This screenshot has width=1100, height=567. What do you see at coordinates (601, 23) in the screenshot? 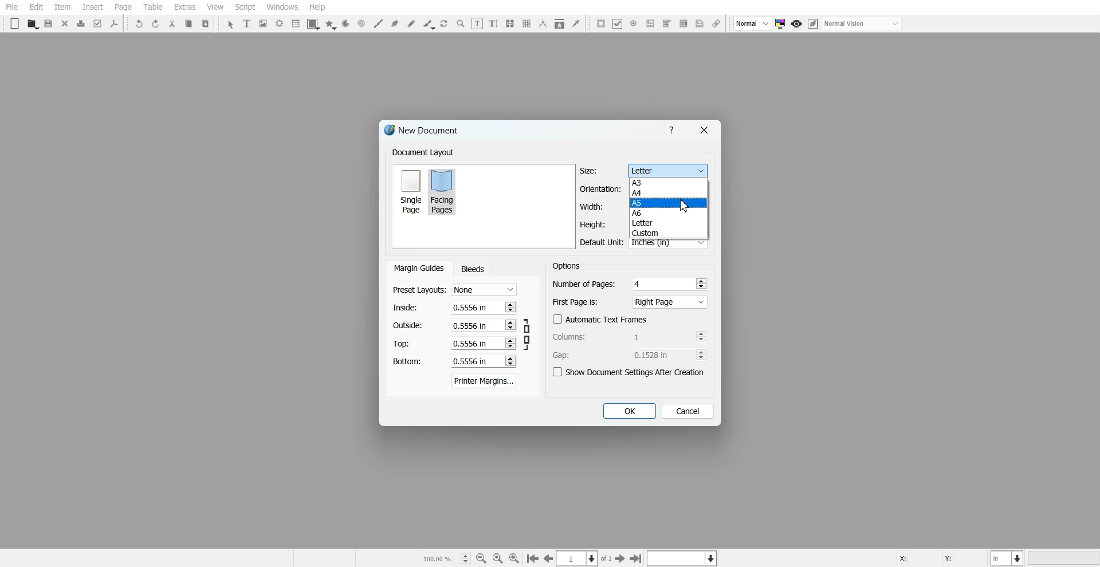
I see `PDF Push button` at bounding box center [601, 23].